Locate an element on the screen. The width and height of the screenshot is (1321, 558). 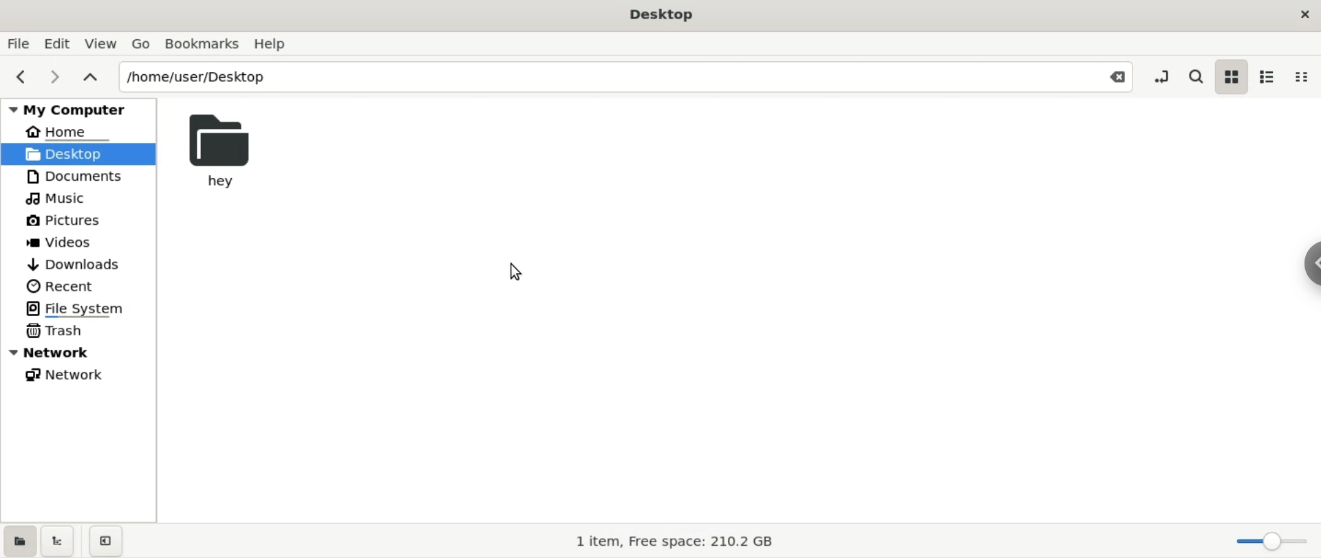
recent is located at coordinates (63, 287).